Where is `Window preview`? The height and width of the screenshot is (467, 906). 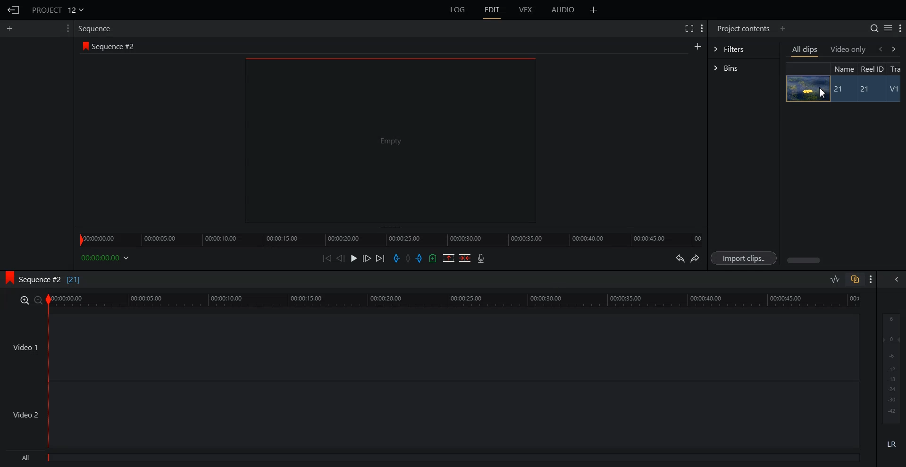 Window preview is located at coordinates (388, 140).